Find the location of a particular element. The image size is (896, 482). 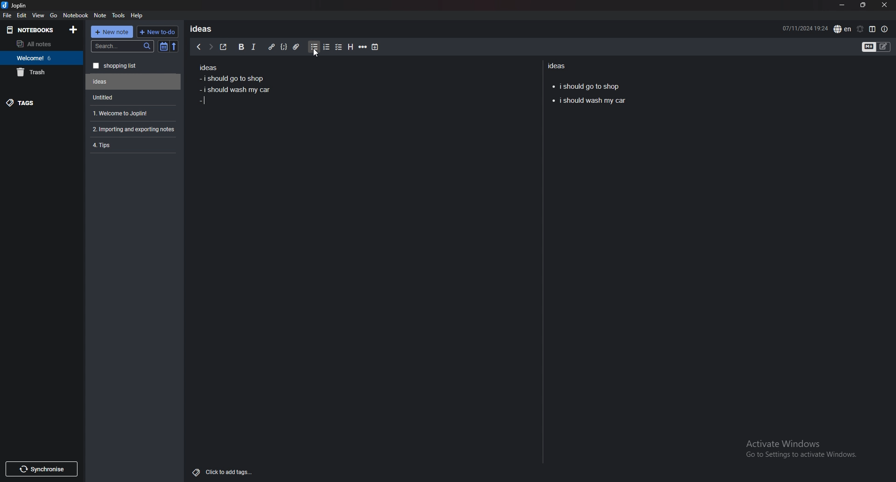

trash is located at coordinates (42, 72).